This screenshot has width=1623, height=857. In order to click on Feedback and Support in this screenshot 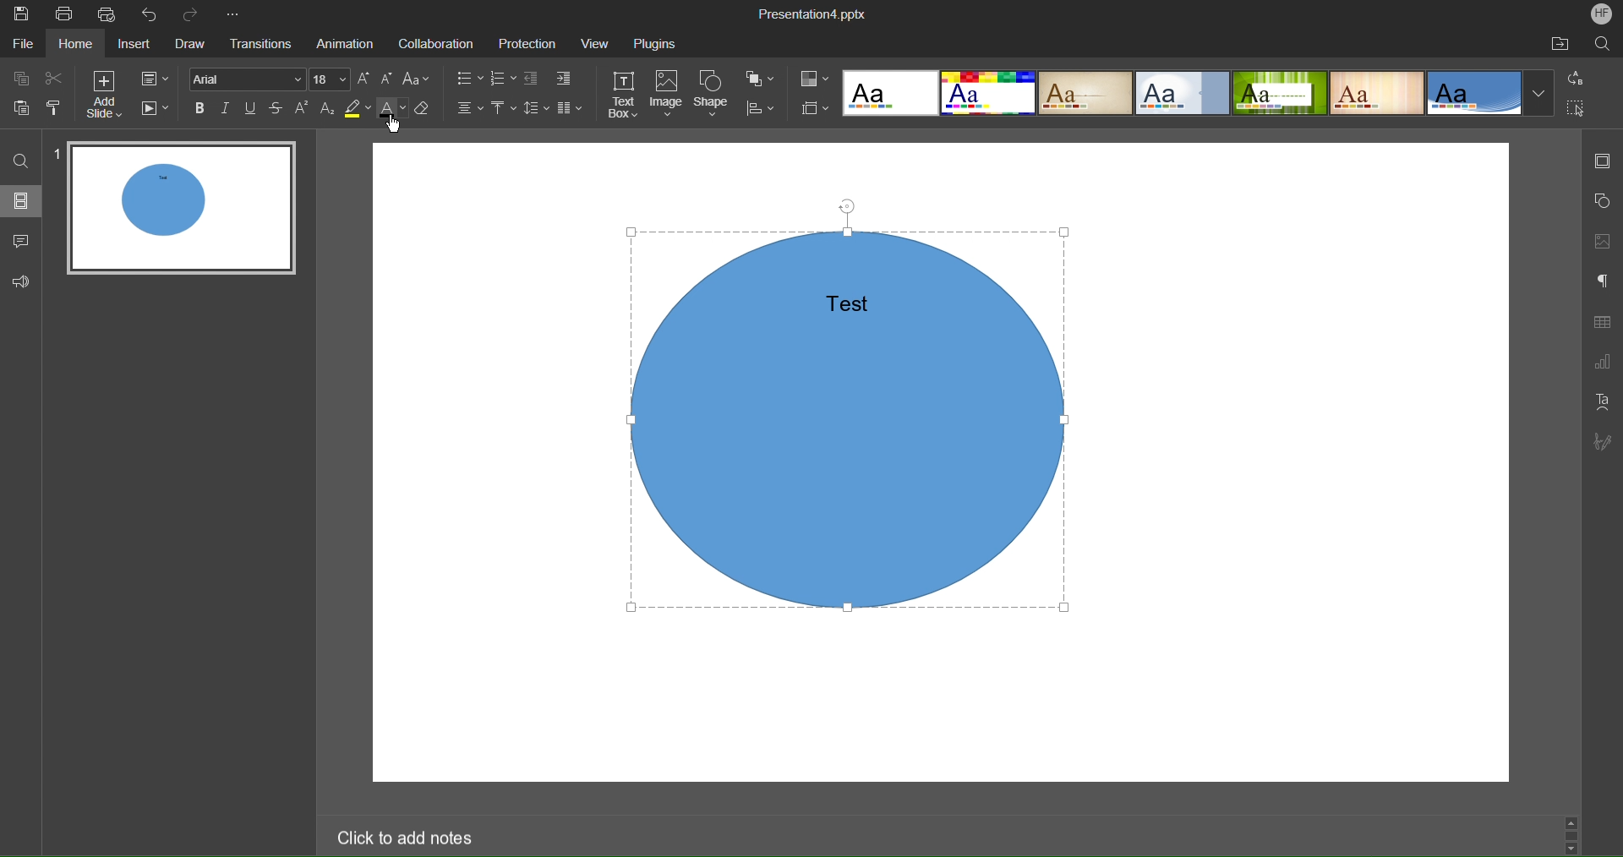, I will do `click(24, 280)`.